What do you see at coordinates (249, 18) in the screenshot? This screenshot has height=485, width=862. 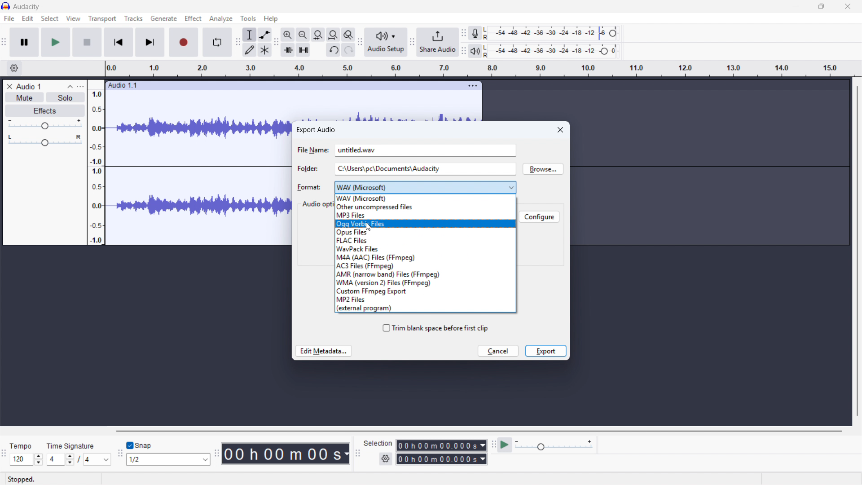 I see `Tools` at bounding box center [249, 18].